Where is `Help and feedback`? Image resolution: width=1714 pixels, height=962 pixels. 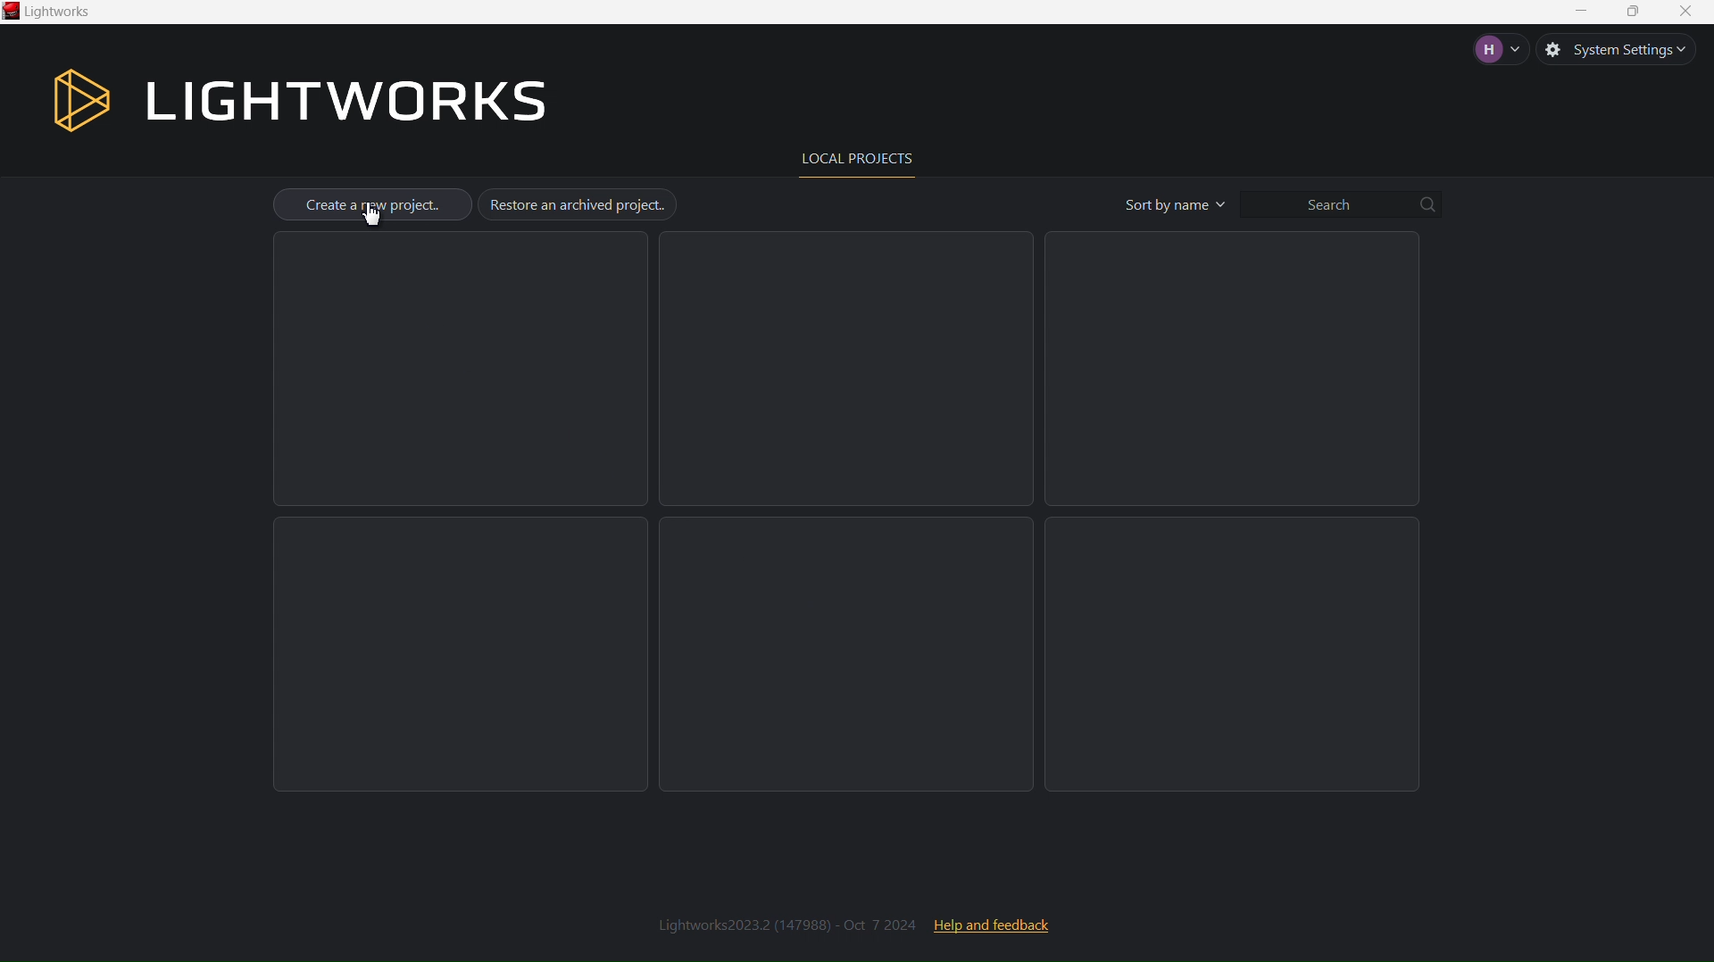 Help and feedback is located at coordinates (990, 925).